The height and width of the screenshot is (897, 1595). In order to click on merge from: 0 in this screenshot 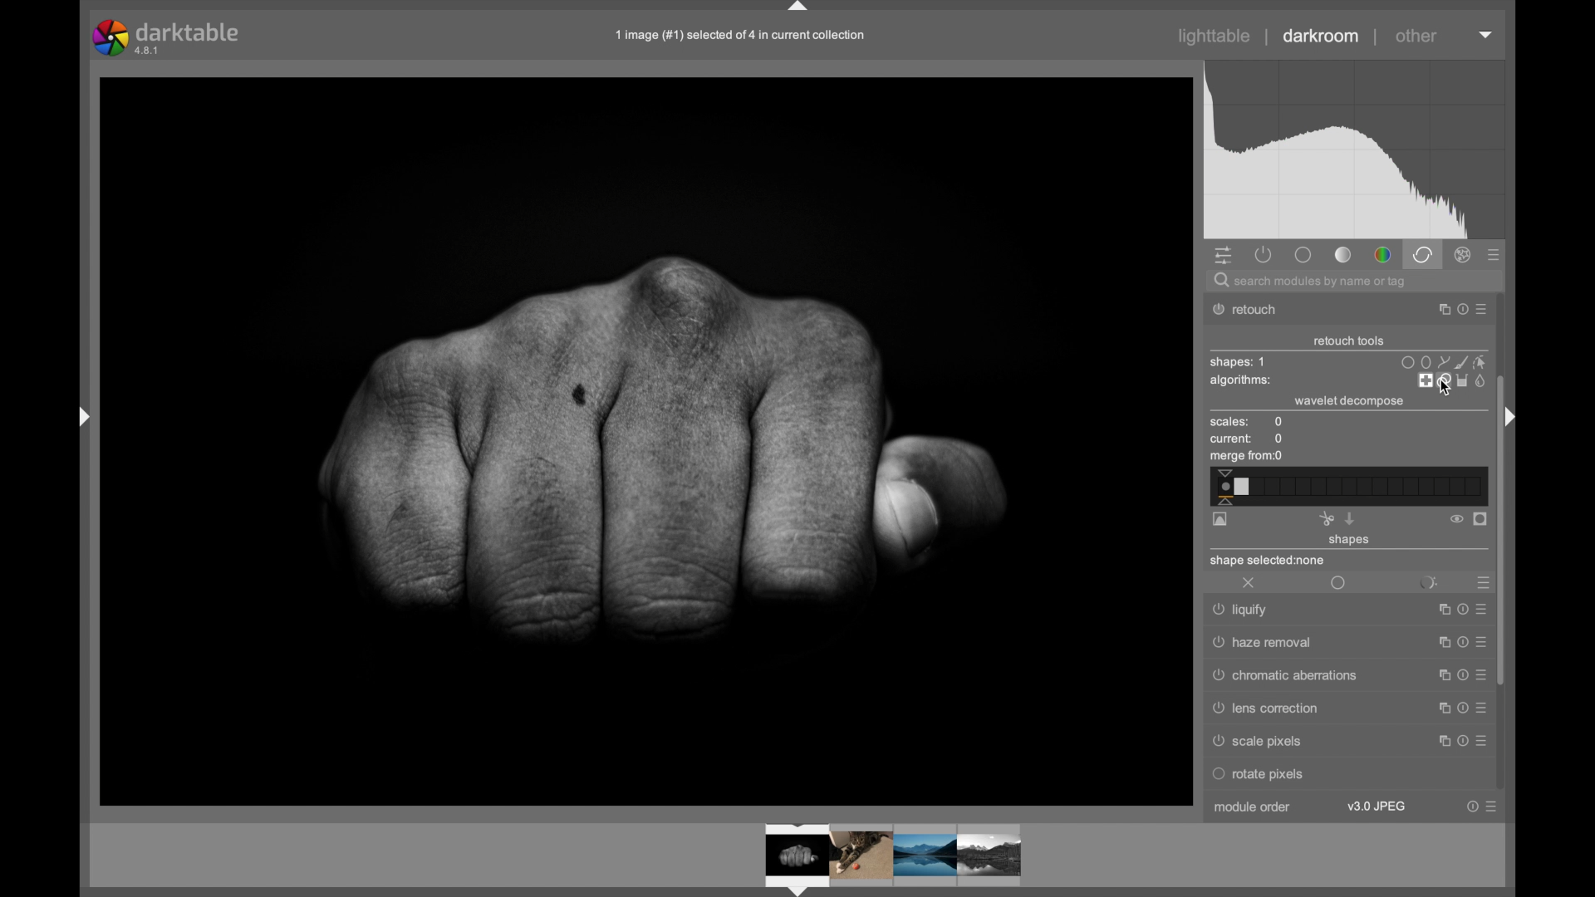, I will do `click(1247, 458)`.